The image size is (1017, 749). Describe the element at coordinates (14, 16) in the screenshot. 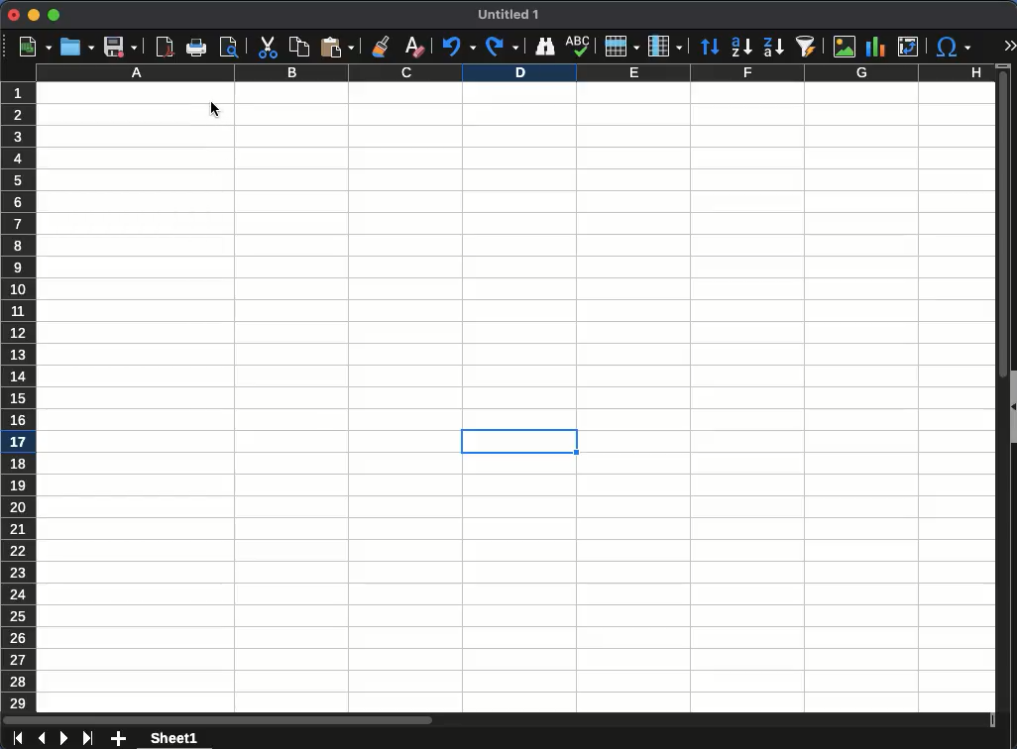

I see `close` at that location.